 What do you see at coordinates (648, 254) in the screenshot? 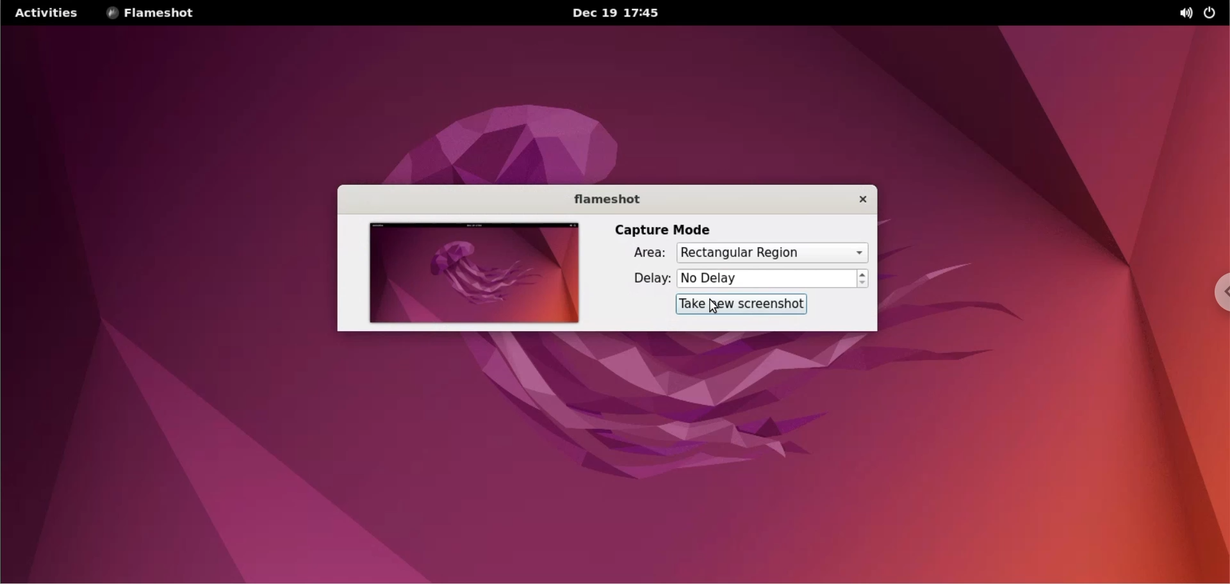
I see `area label` at bounding box center [648, 254].